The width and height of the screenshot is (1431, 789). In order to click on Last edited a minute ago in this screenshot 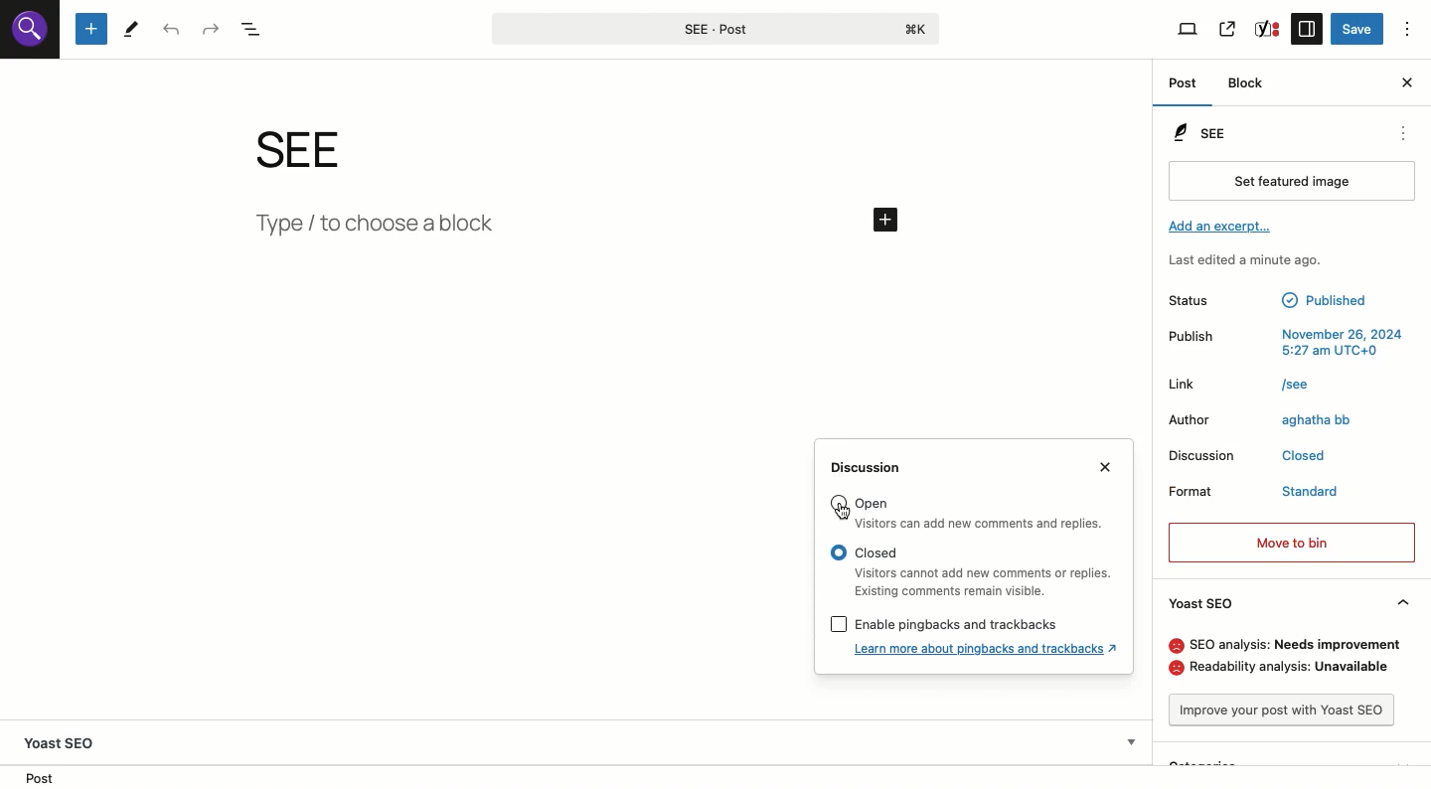, I will do `click(1256, 261)`.